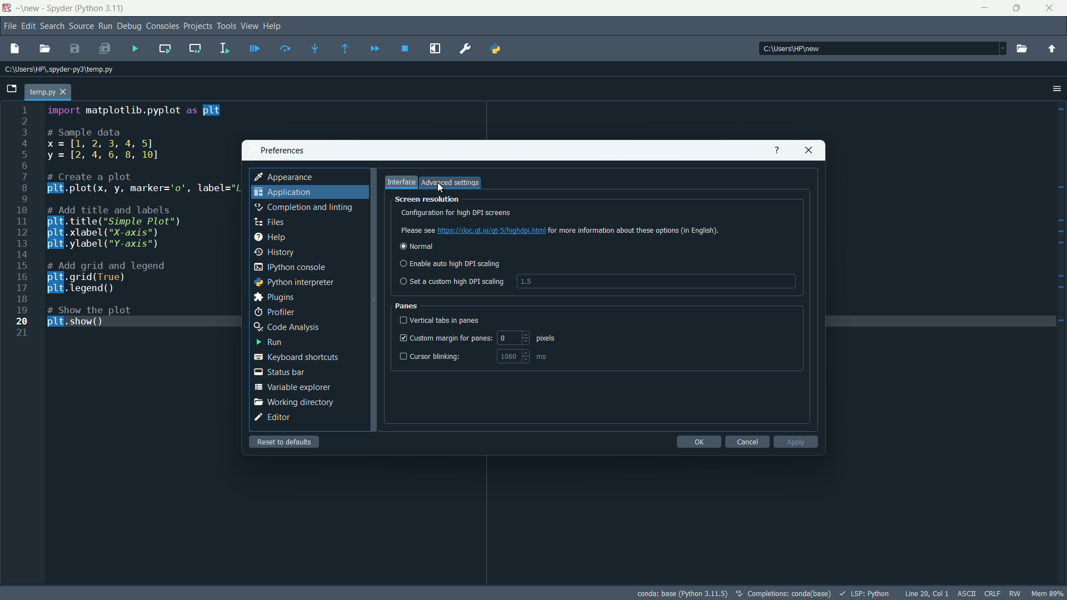 Image resolution: width=1067 pixels, height=600 pixels. Describe the element at coordinates (13, 49) in the screenshot. I see `new file` at that location.